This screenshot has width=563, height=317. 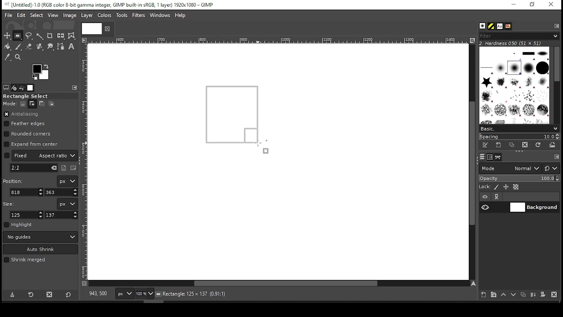 I want to click on paint bucket tool, so click(x=8, y=46).